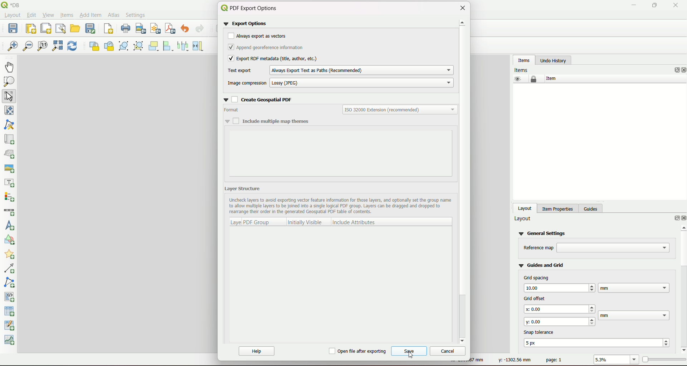  What do you see at coordinates (279, 58) in the screenshot?
I see `Export RDF metadata(title,author,etc)` at bounding box center [279, 58].